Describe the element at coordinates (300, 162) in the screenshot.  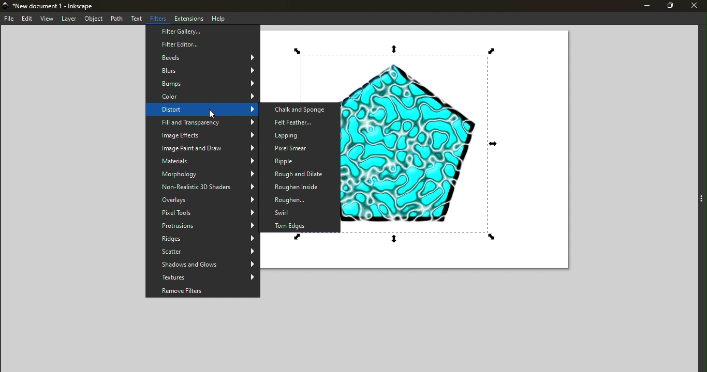
I see `Ripple` at that location.